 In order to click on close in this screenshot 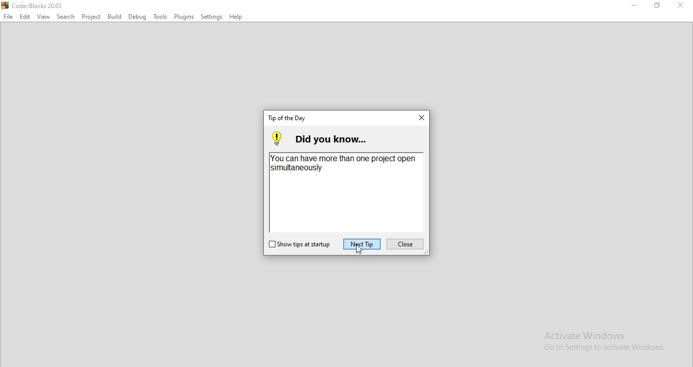, I will do `click(419, 118)`.